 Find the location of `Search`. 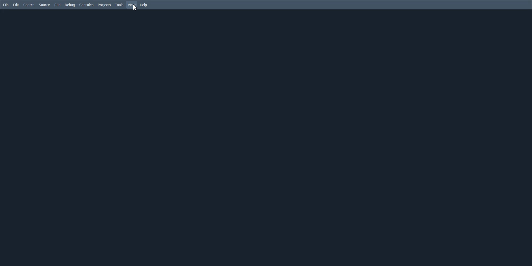

Search is located at coordinates (29, 5).